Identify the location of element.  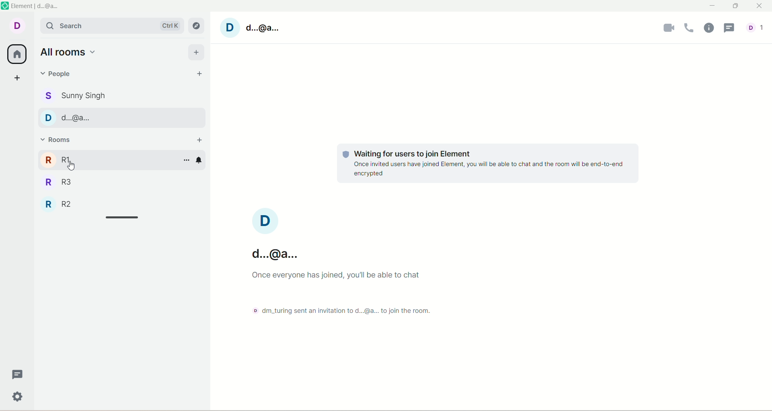
(37, 6).